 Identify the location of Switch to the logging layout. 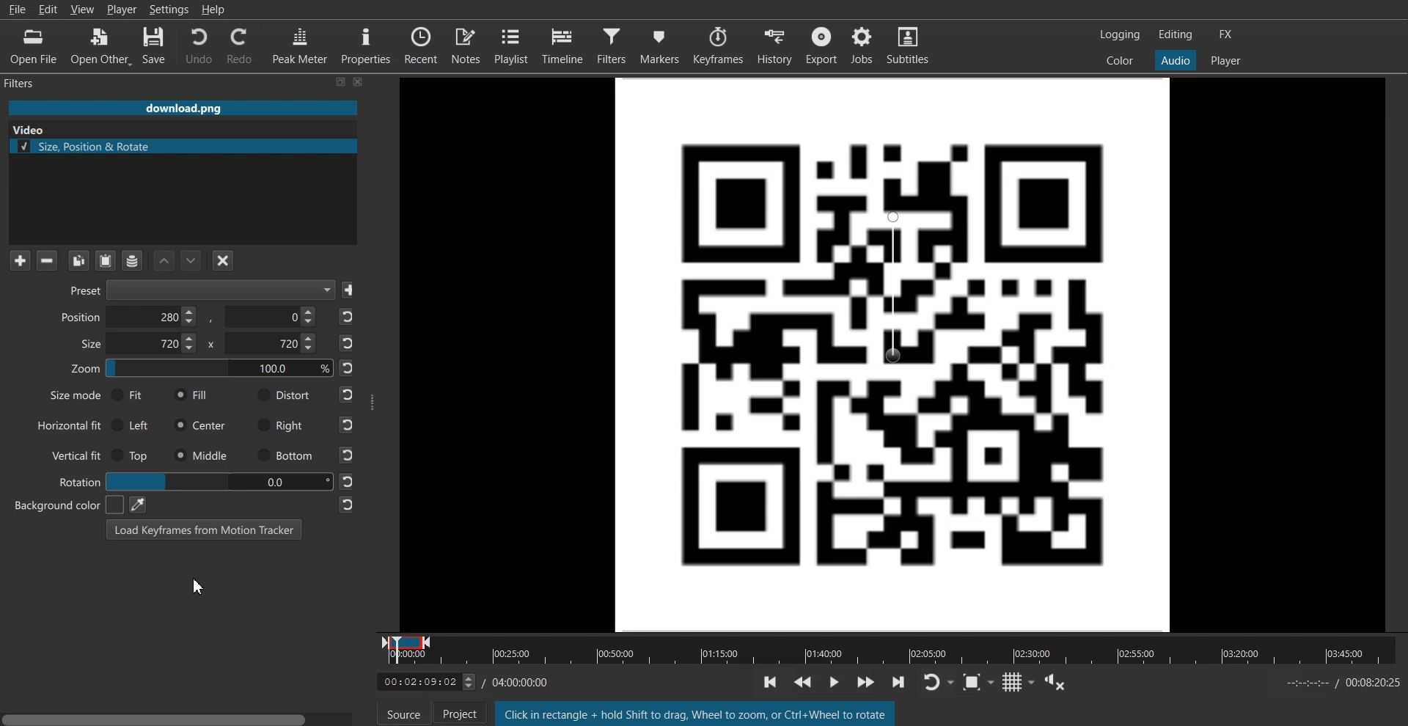
(1121, 35).